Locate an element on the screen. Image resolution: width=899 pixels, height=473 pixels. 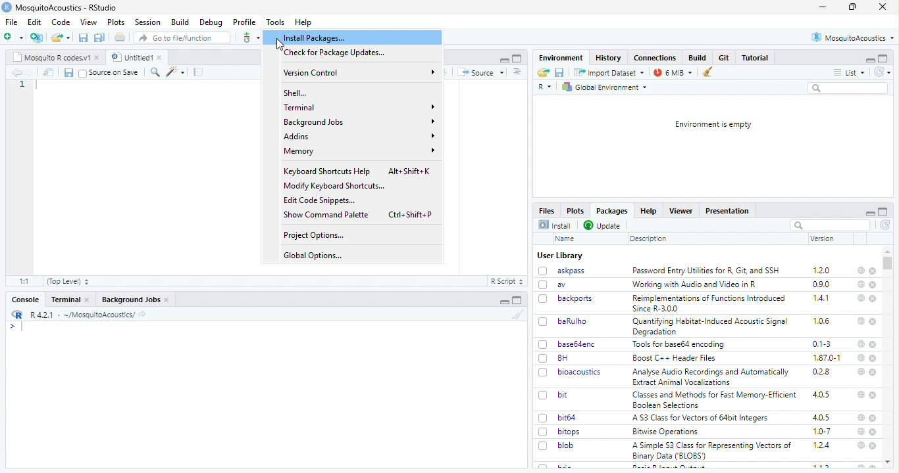
10-7 is located at coordinates (823, 432).